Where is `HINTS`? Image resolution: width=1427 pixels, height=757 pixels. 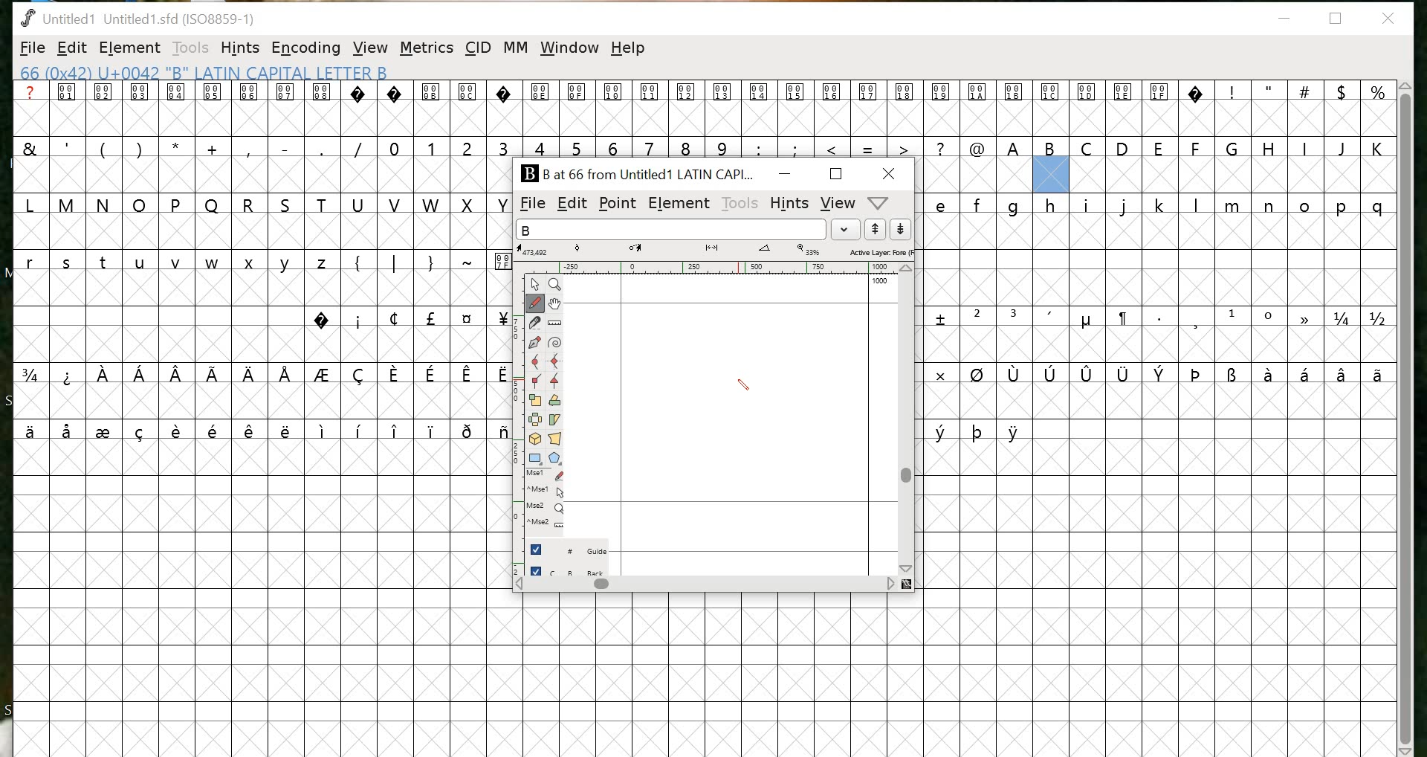
HINTS is located at coordinates (789, 202).